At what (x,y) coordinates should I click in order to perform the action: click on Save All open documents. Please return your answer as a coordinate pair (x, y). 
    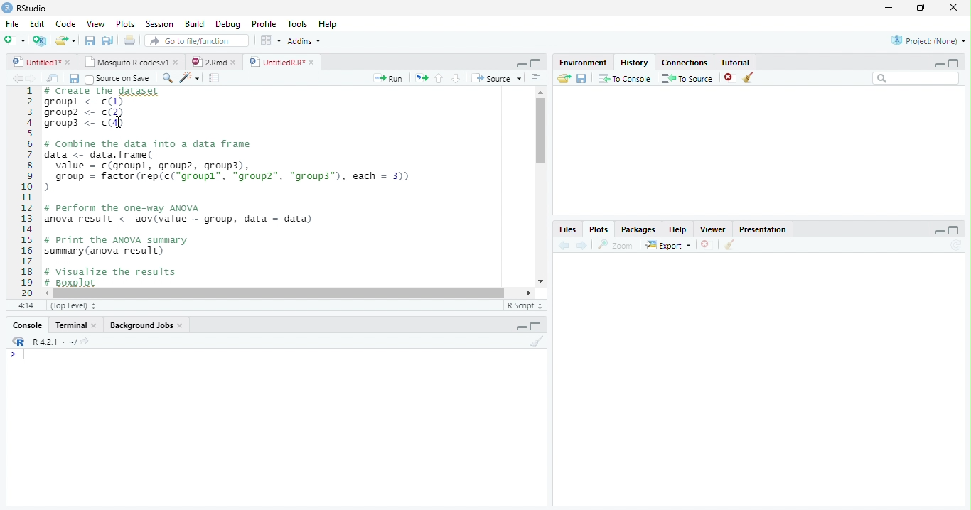
    Looking at the image, I should click on (107, 40).